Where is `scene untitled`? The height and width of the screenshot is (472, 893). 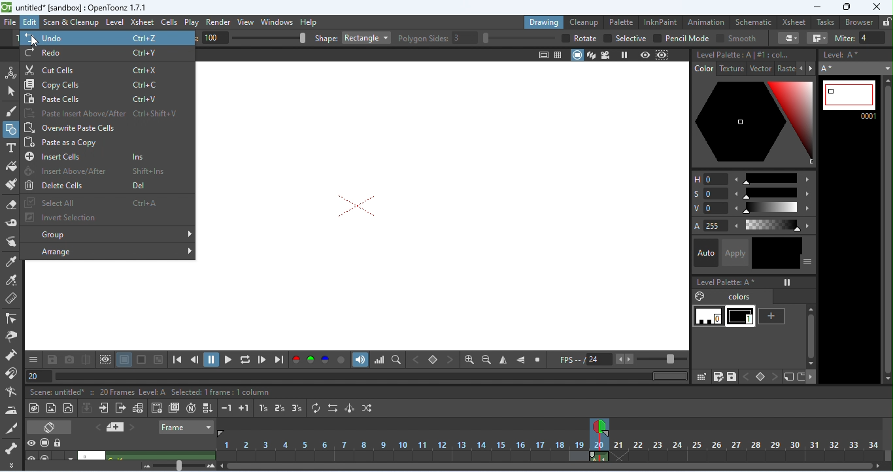
scene untitled is located at coordinates (56, 392).